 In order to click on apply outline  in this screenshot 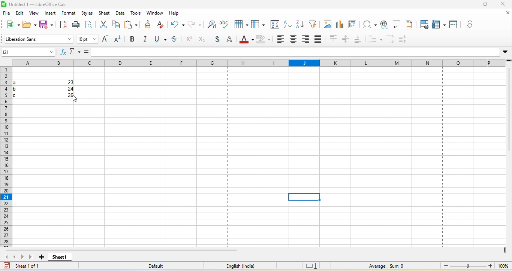, I will do `click(229, 39)`.